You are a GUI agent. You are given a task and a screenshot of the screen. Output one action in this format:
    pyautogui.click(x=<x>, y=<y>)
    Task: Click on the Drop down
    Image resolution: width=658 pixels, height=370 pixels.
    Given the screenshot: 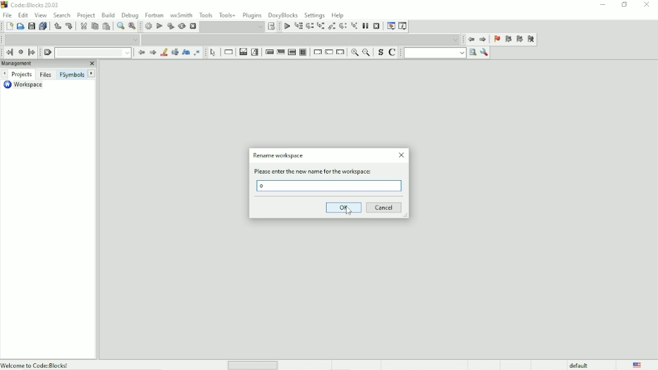 What is the action you would take?
    pyautogui.click(x=95, y=53)
    